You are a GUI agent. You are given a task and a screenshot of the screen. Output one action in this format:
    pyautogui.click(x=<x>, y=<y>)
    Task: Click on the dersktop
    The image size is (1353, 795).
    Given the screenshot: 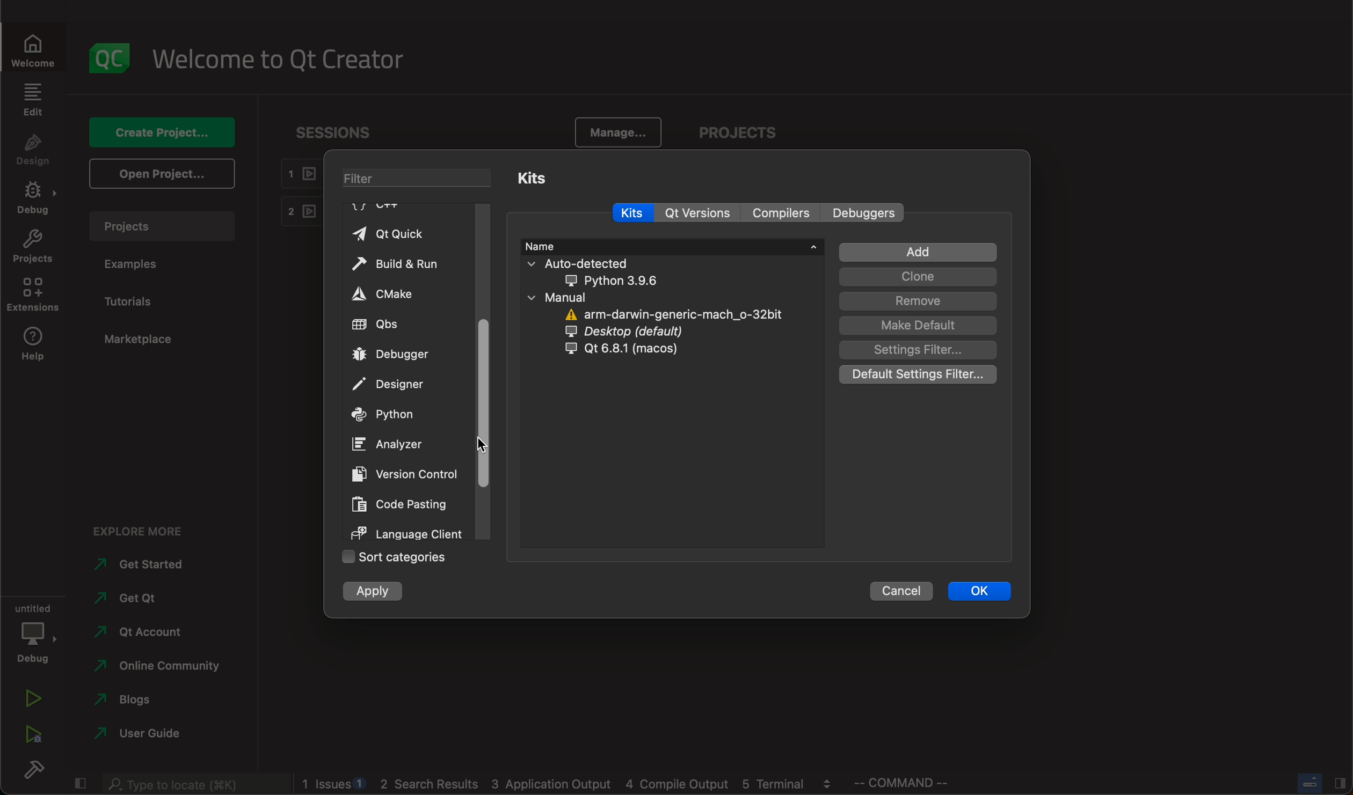 What is the action you would take?
    pyautogui.click(x=637, y=332)
    